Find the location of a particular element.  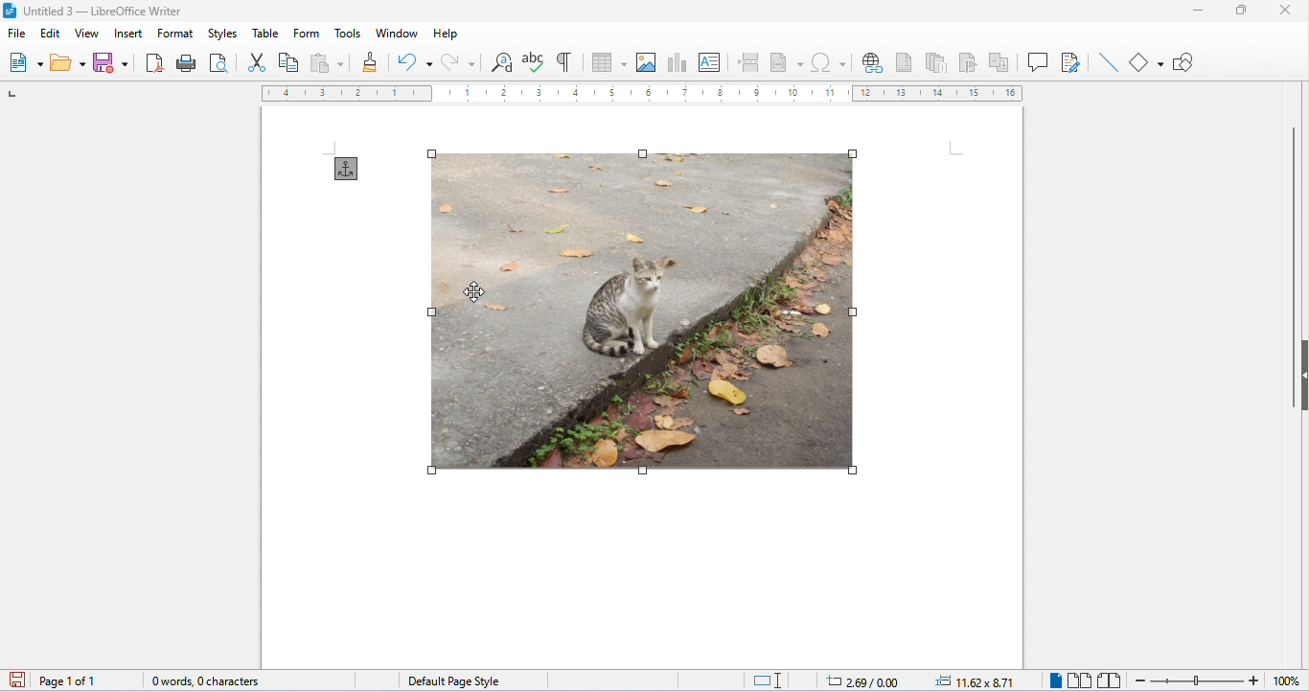

window is located at coordinates (397, 34).